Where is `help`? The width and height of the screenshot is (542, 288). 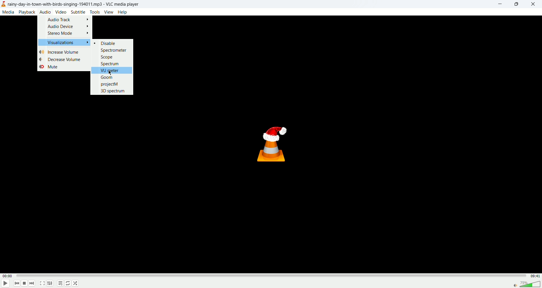
help is located at coordinates (122, 12).